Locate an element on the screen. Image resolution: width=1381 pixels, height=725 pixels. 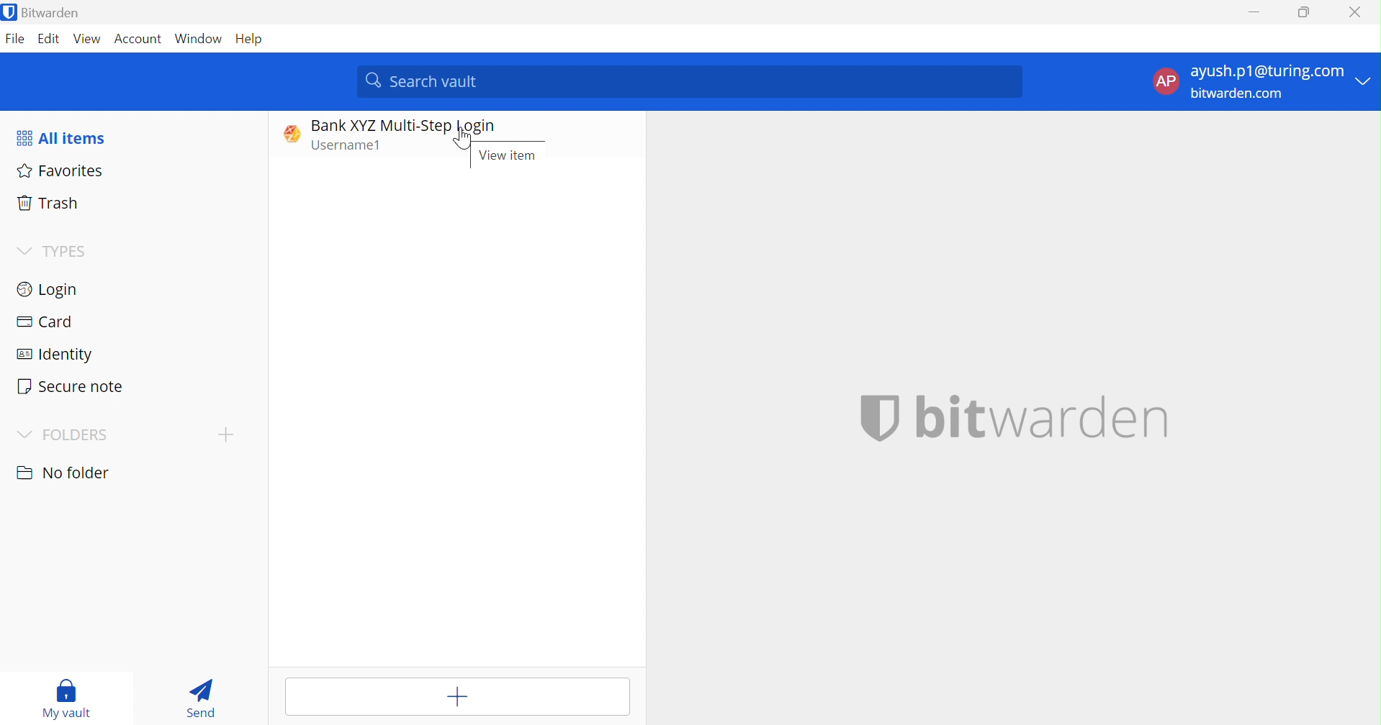
Drop Down is located at coordinates (1368, 81).